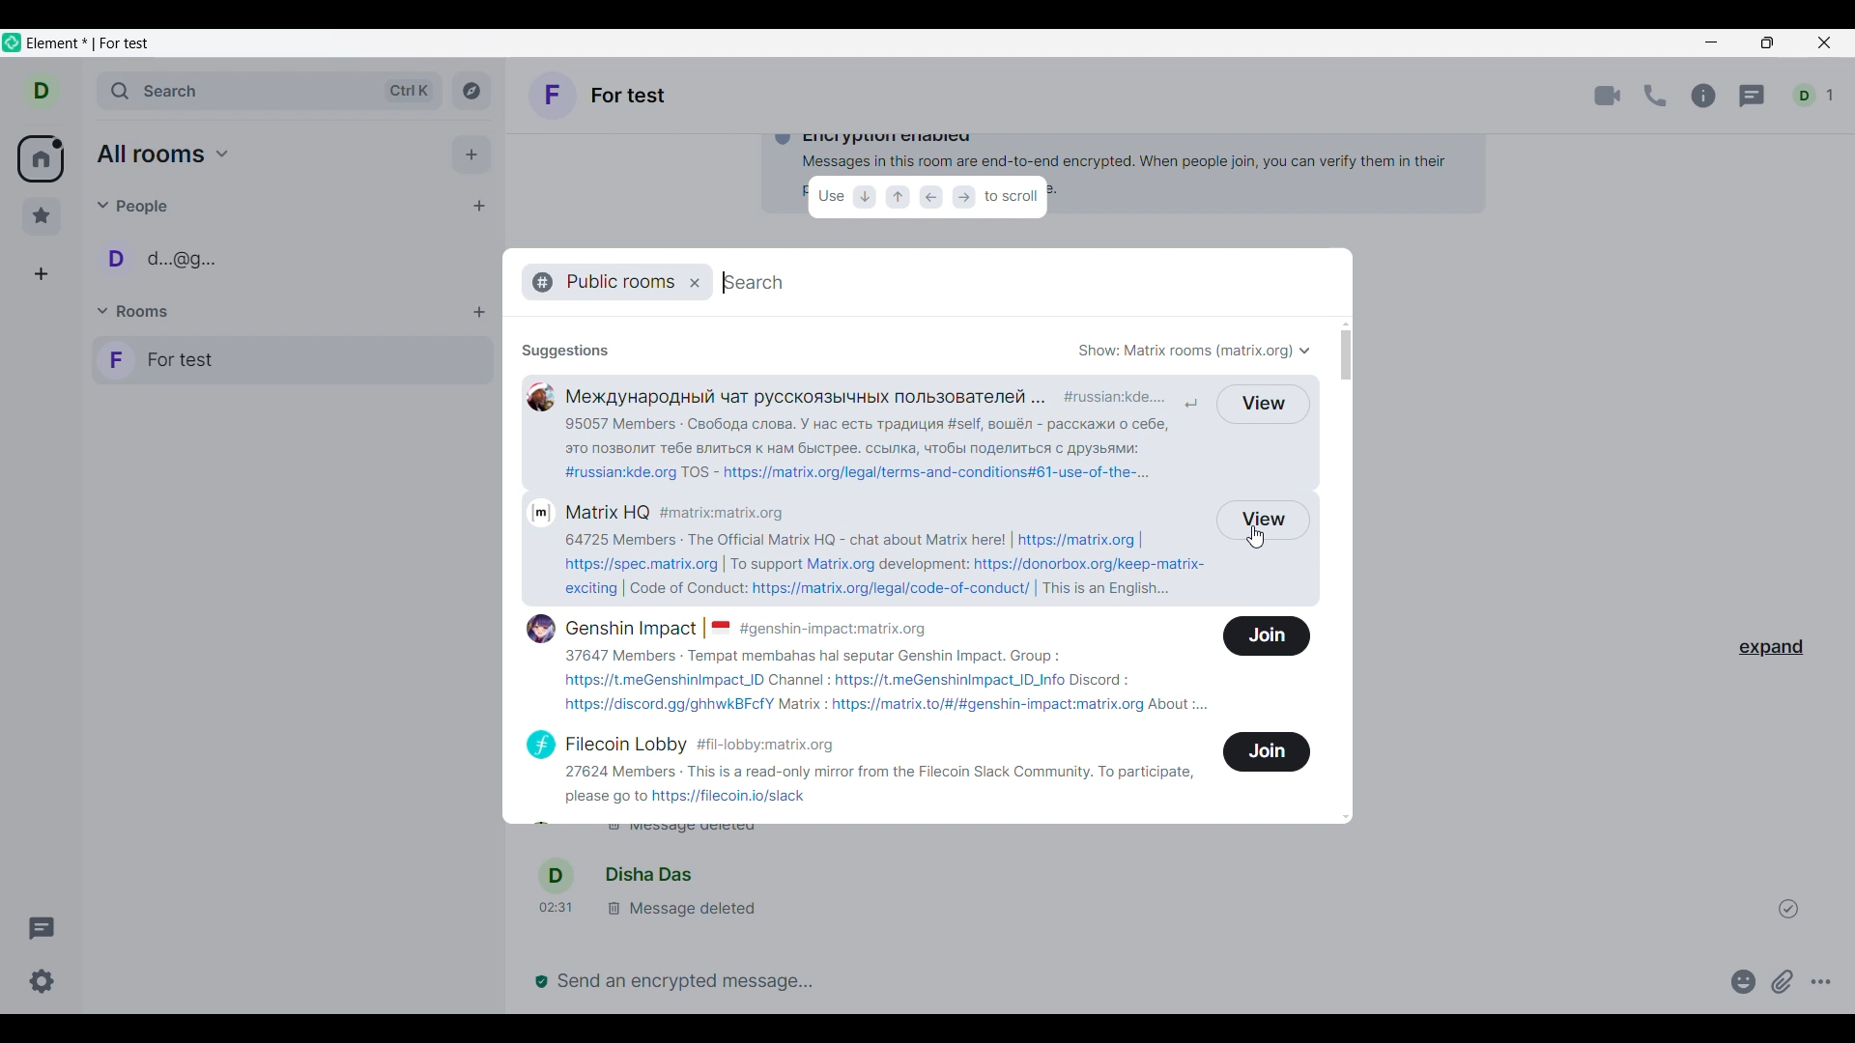  Describe the element at coordinates (1764, 45) in the screenshot. I see `maximize` at that location.